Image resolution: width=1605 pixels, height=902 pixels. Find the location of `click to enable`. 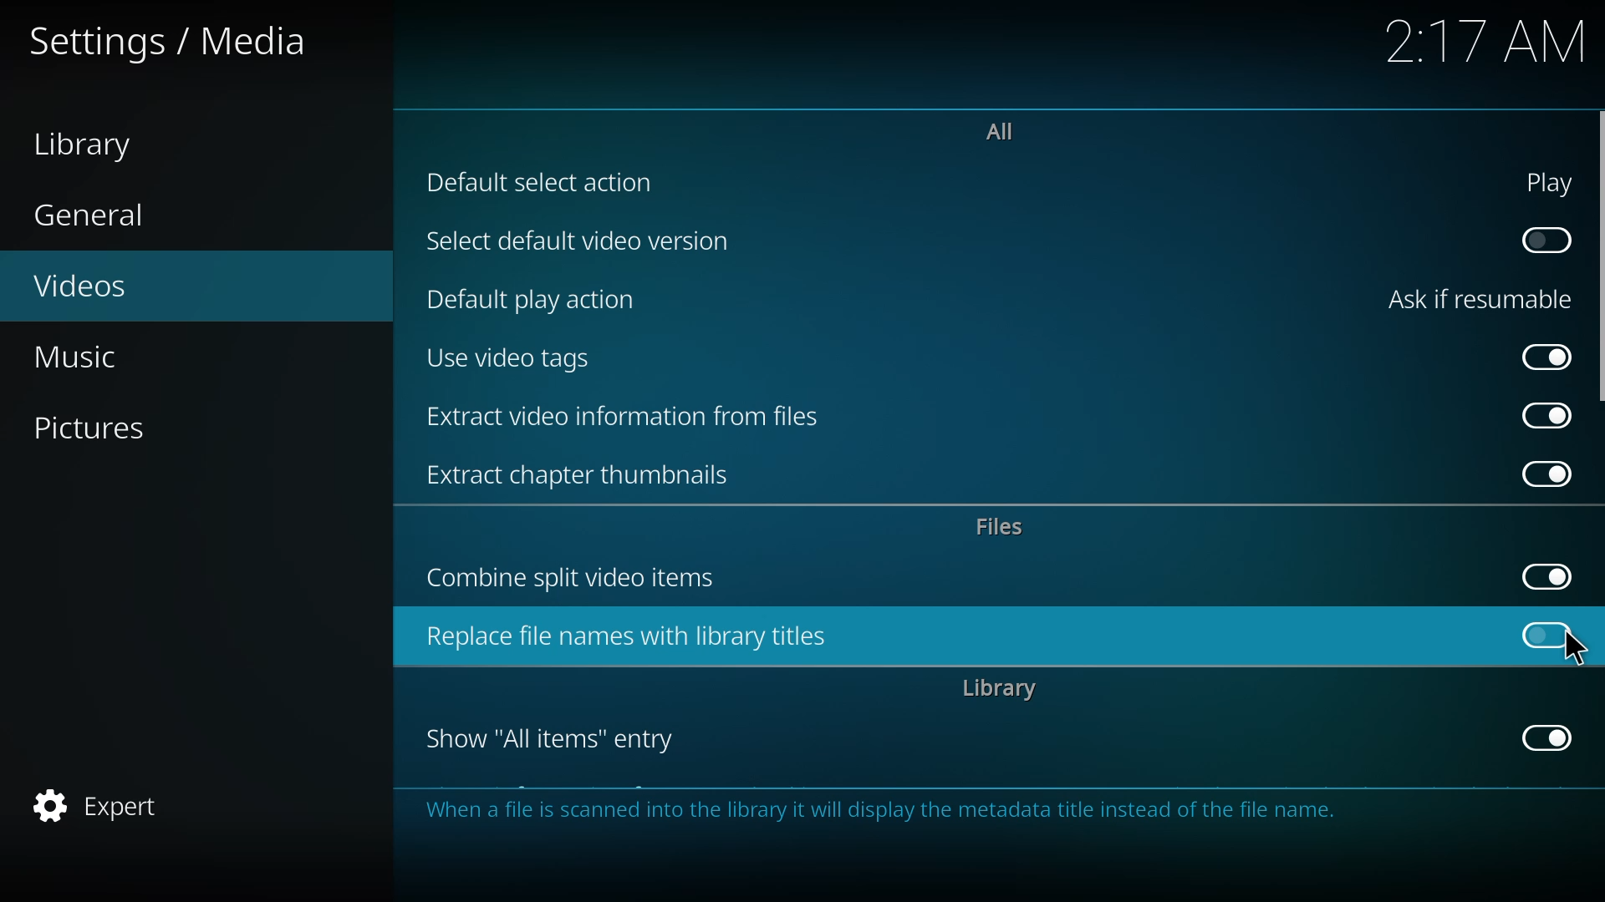

click to enable is located at coordinates (1542, 637).